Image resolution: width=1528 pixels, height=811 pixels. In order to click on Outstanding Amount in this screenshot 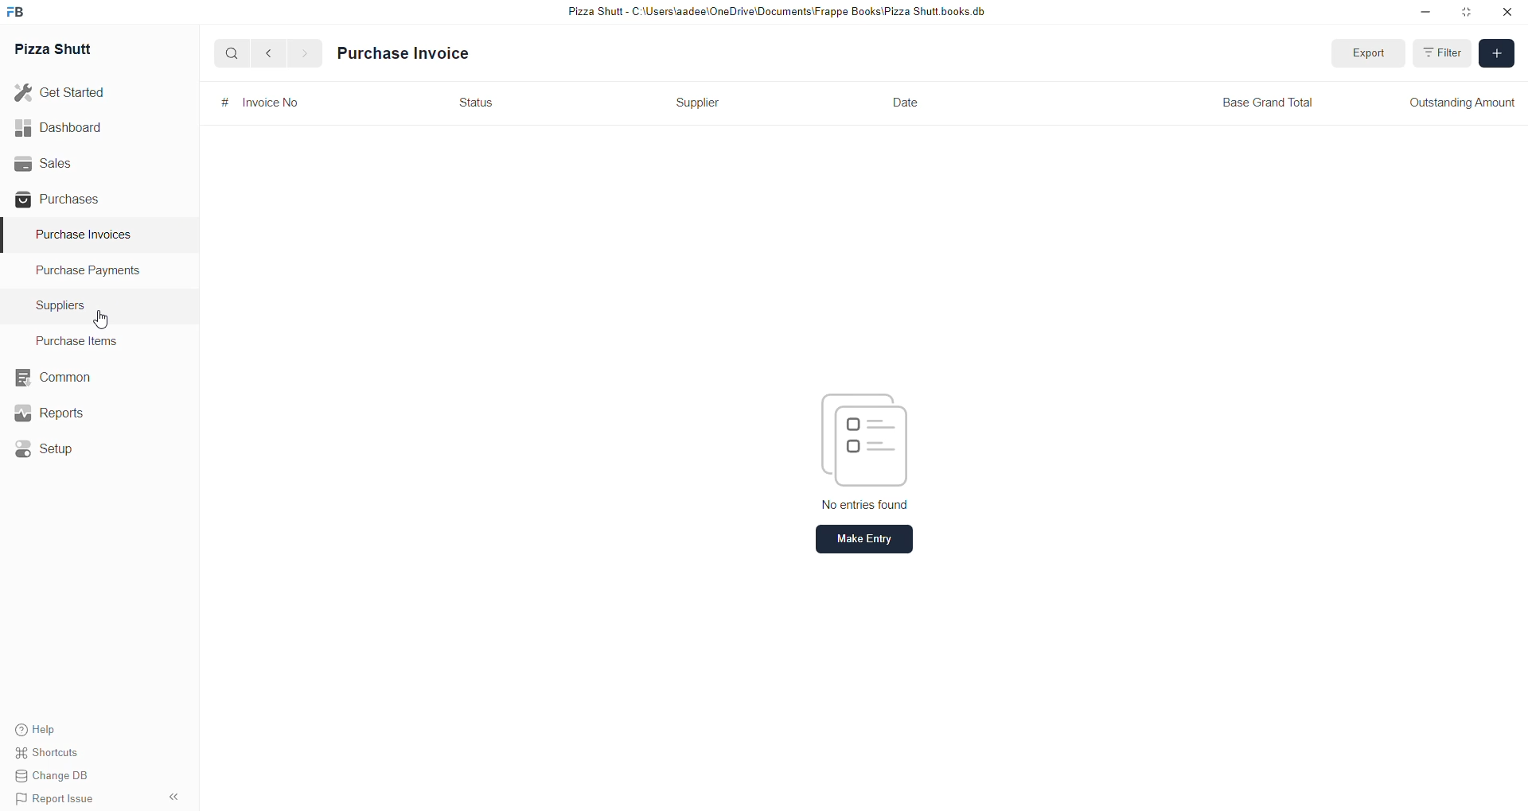, I will do `click(1462, 102)`.